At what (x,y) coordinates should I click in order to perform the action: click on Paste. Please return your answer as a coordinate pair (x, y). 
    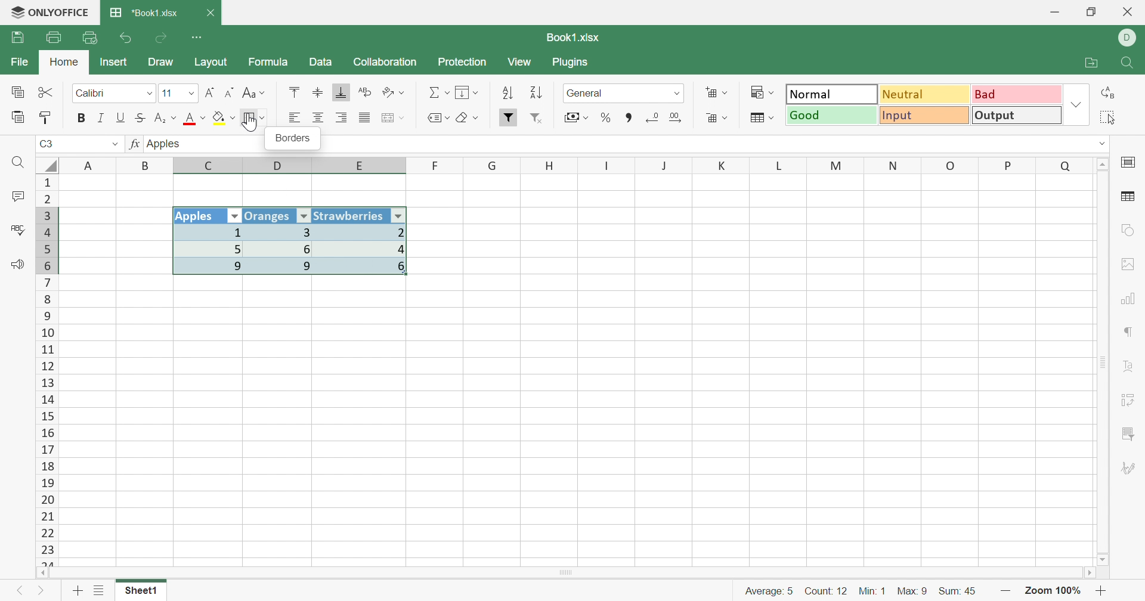
    Looking at the image, I should click on (18, 117).